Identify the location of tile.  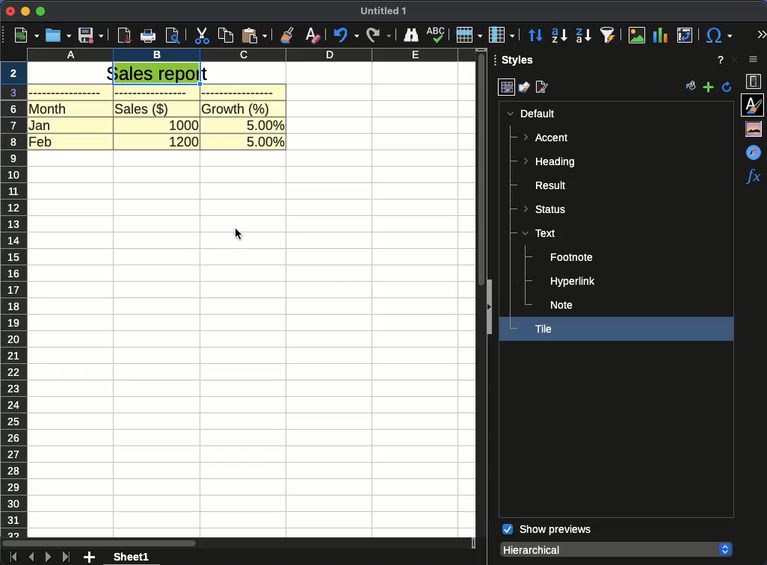
(543, 329).